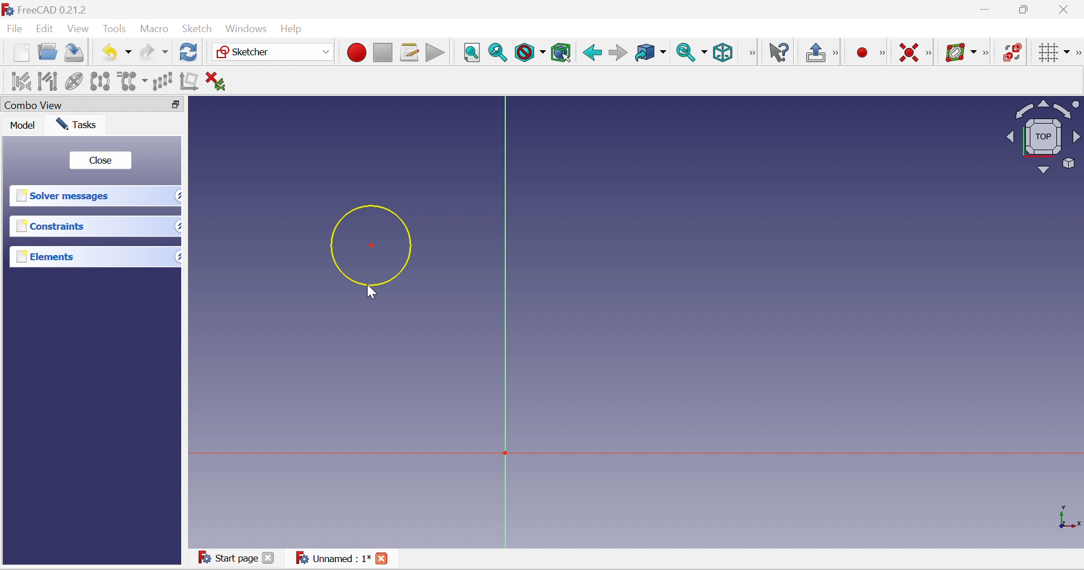 Image resolution: width=1084 pixels, height=570 pixels. What do you see at coordinates (1069, 515) in the screenshot?
I see `x, y, z axis` at bounding box center [1069, 515].